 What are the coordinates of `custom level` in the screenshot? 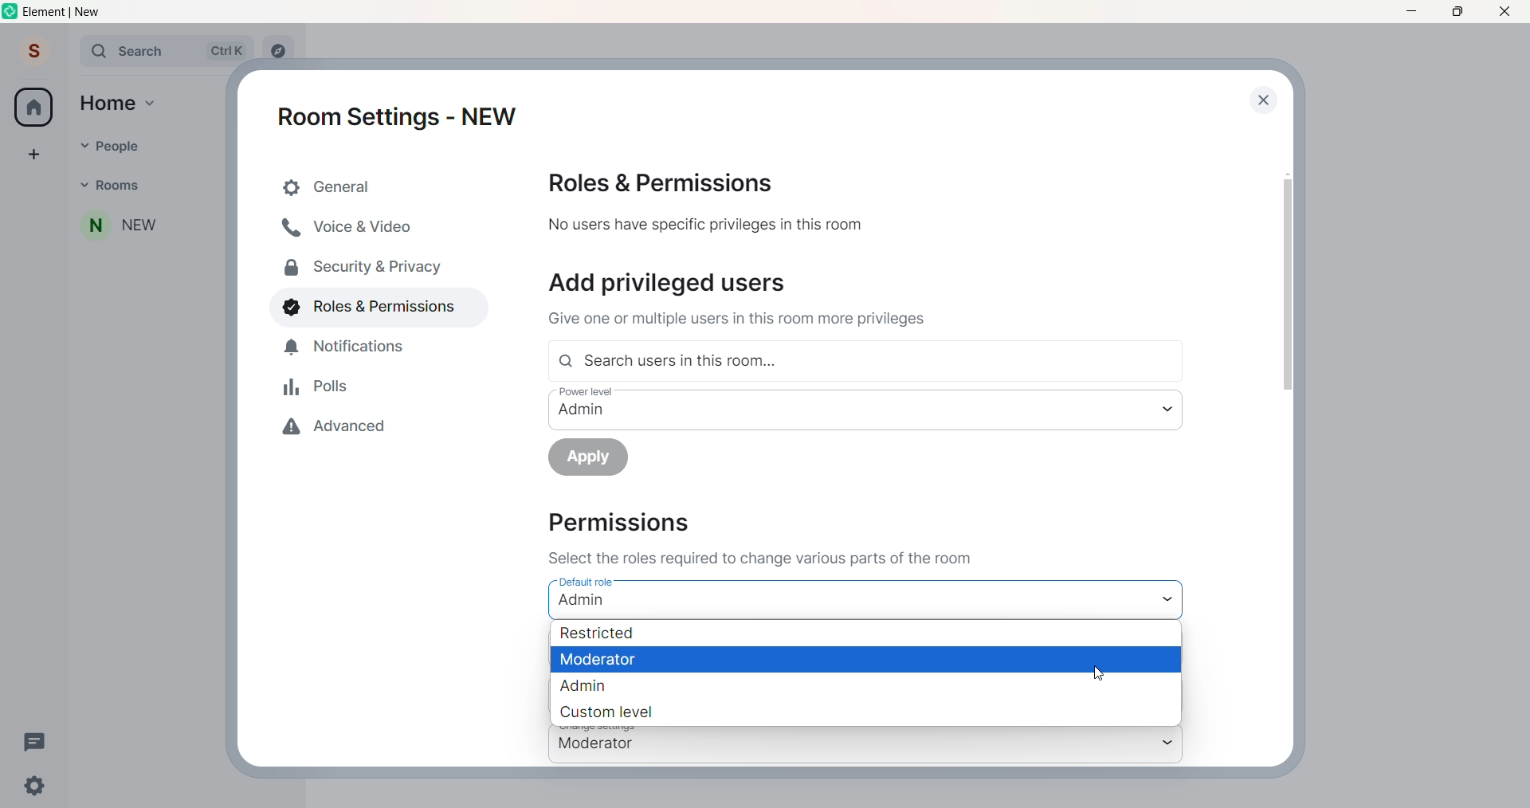 It's located at (610, 712).